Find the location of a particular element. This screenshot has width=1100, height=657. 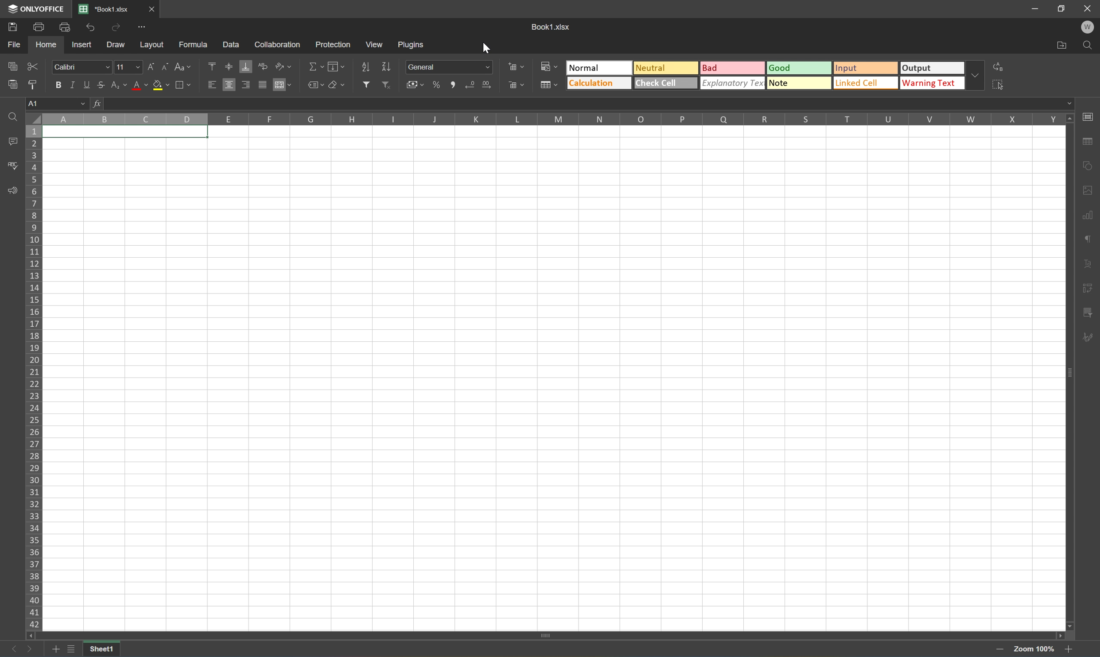

Align middle is located at coordinates (229, 86).